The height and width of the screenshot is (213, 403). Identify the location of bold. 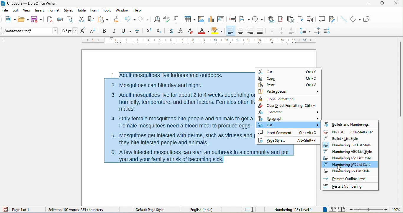
(105, 30).